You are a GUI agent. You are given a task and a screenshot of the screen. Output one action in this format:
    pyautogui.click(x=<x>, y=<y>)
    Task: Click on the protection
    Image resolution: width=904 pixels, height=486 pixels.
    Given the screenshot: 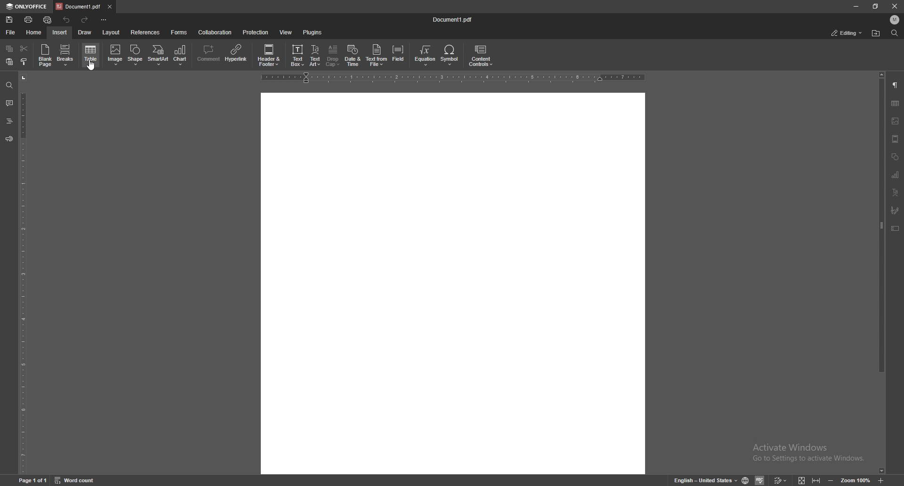 What is the action you would take?
    pyautogui.click(x=257, y=32)
    